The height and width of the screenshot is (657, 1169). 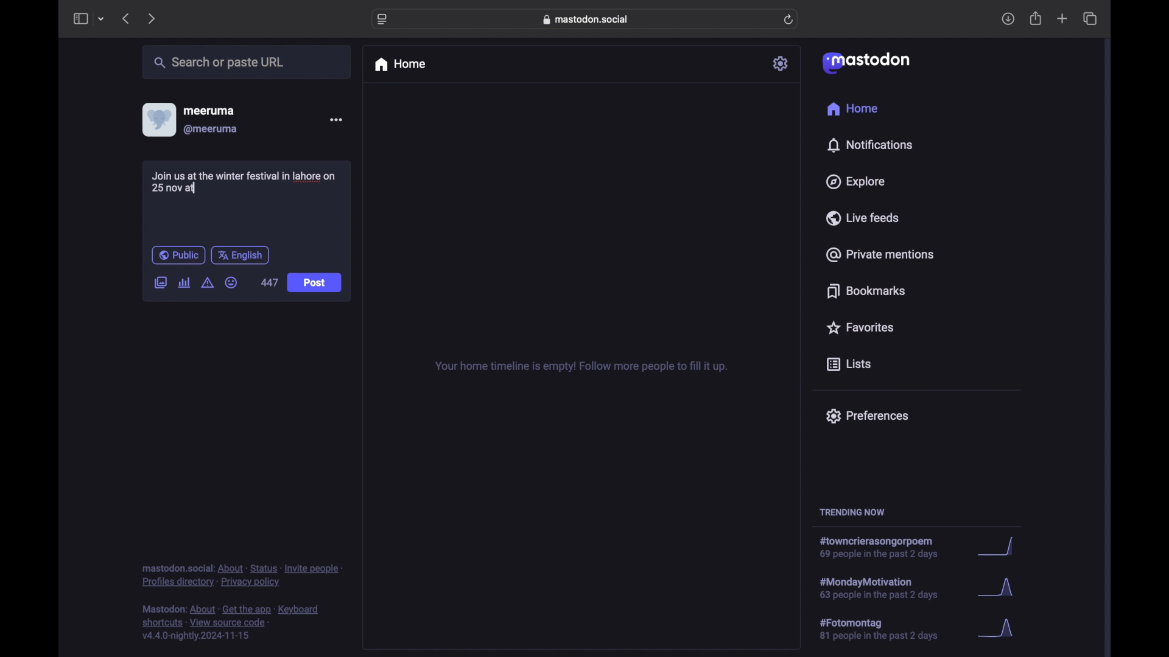 What do you see at coordinates (384, 19) in the screenshot?
I see `website settings` at bounding box center [384, 19].